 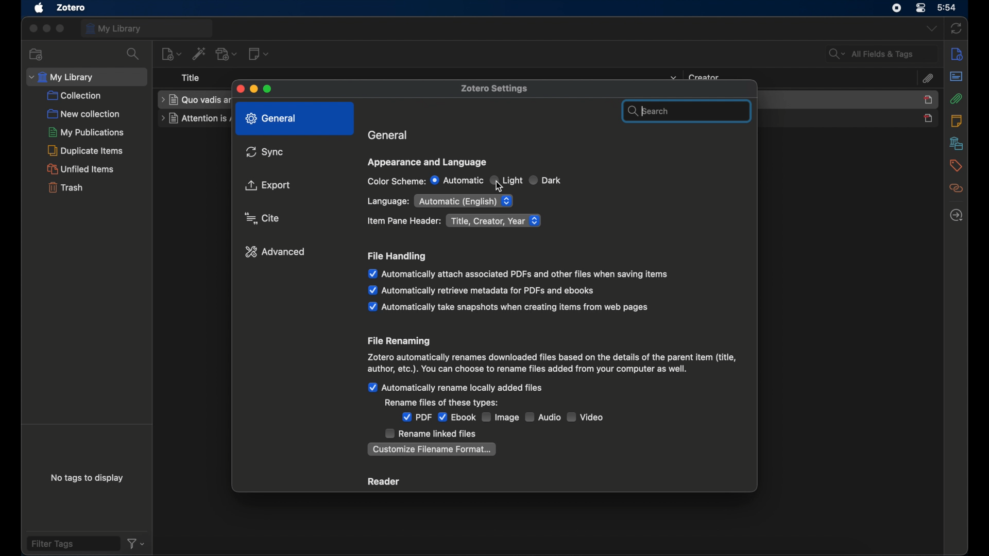 What do you see at coordinates (295, 118) in the screenshot?
I see `general highlighted` at bounding box center [295, 118].